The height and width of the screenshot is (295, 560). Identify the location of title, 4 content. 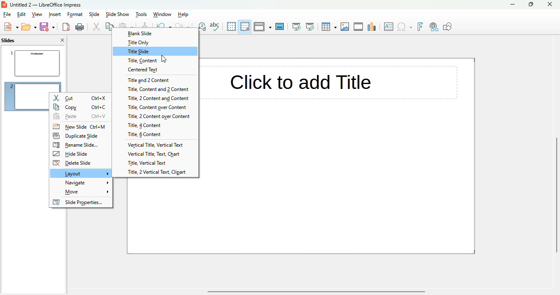
(156, 125).